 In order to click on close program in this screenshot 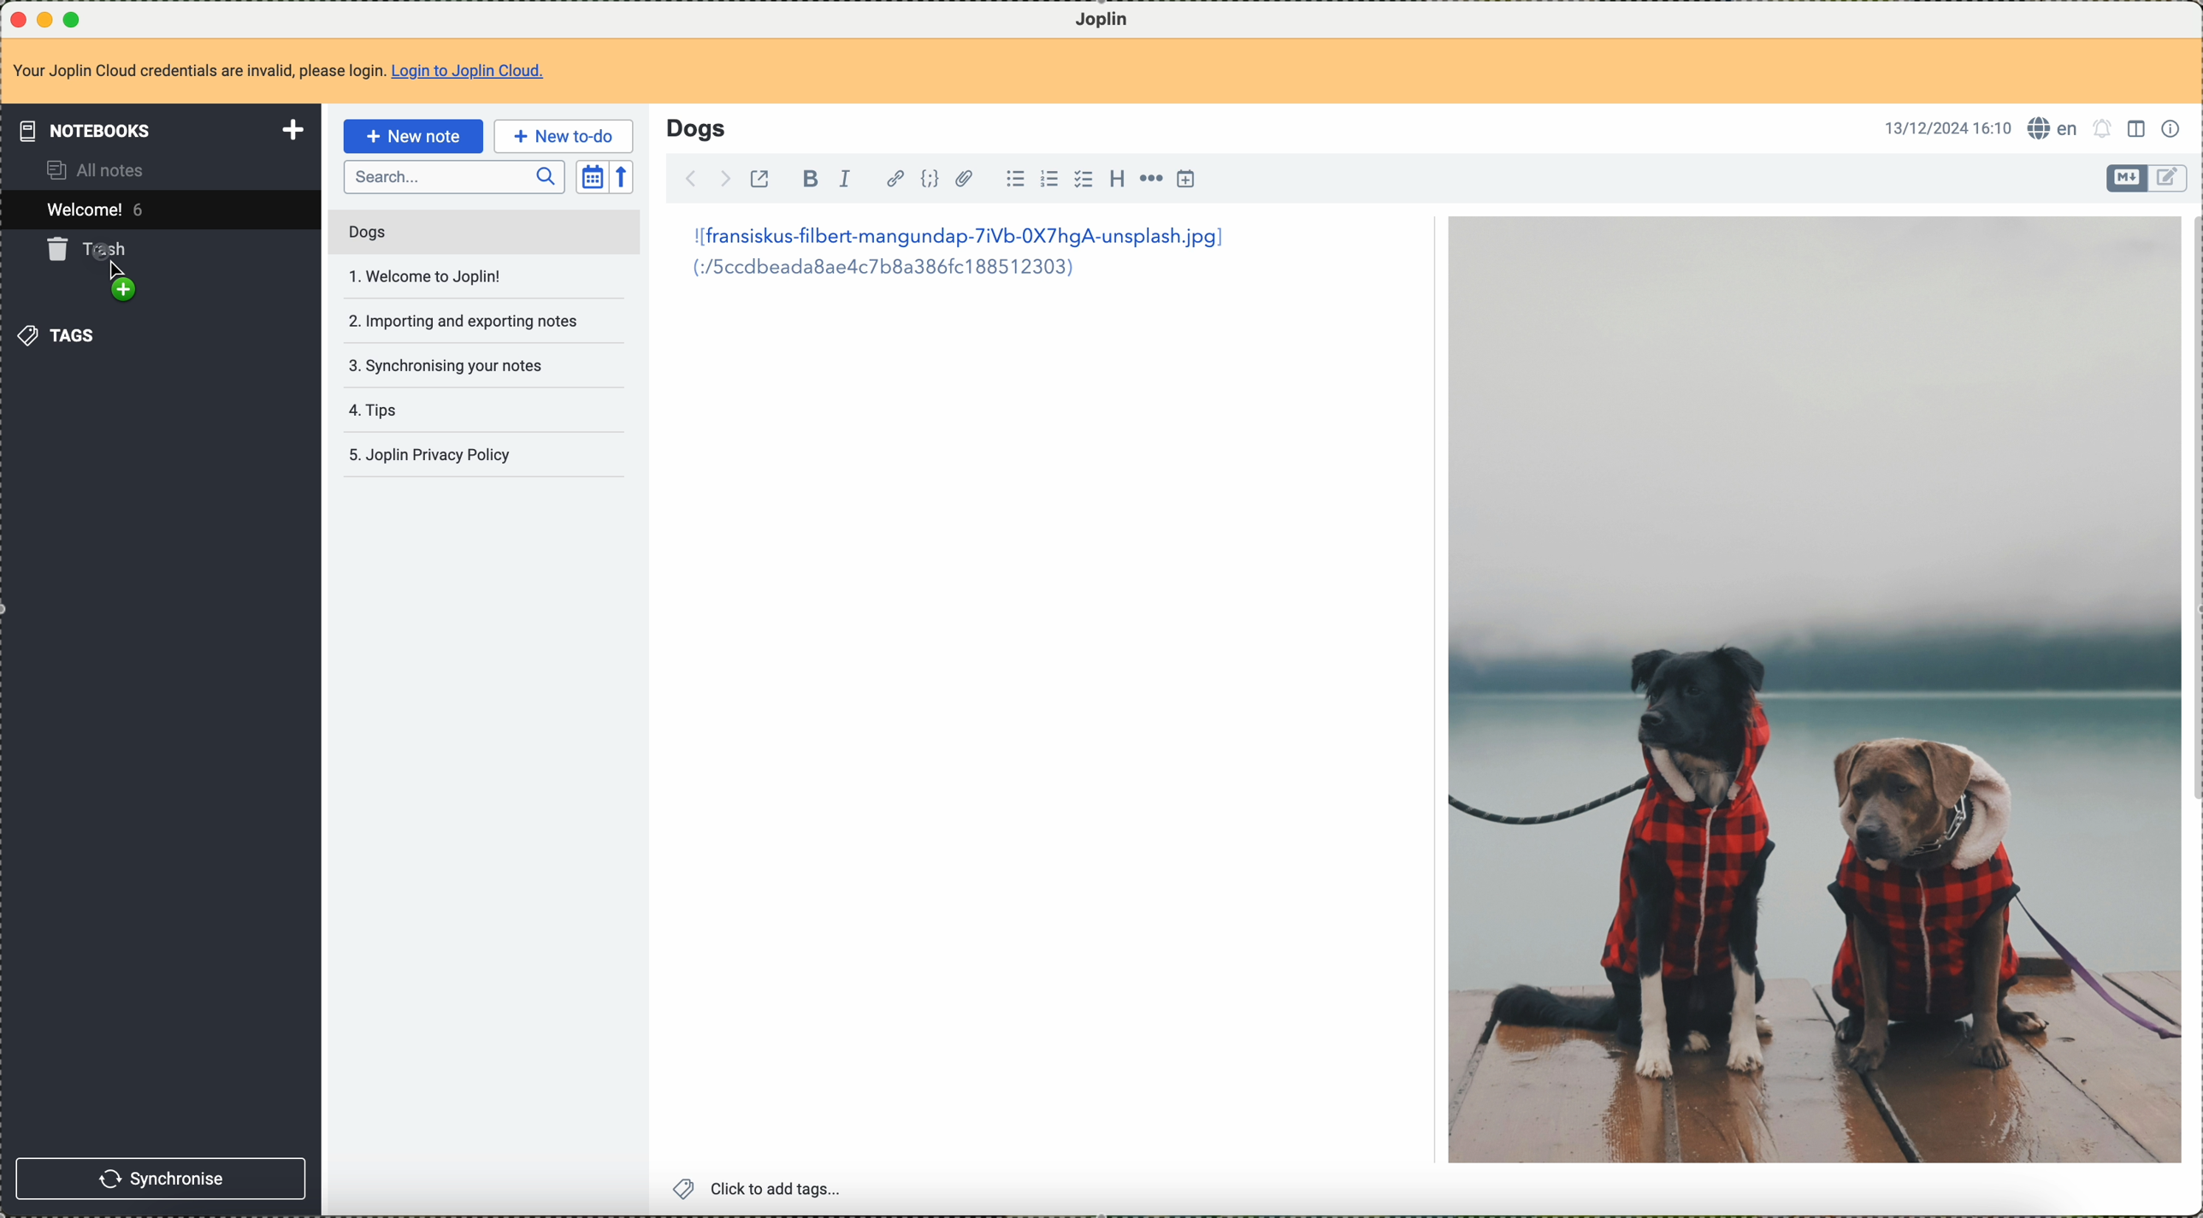, I will do `click(16, 16)`.